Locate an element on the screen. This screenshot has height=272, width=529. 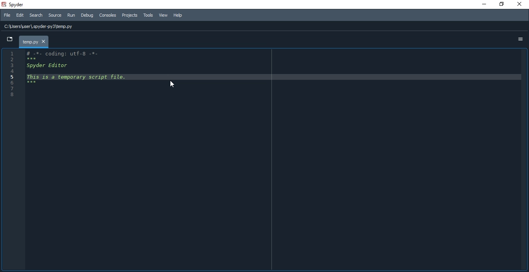
cursor is located at coordinates (168, 84).